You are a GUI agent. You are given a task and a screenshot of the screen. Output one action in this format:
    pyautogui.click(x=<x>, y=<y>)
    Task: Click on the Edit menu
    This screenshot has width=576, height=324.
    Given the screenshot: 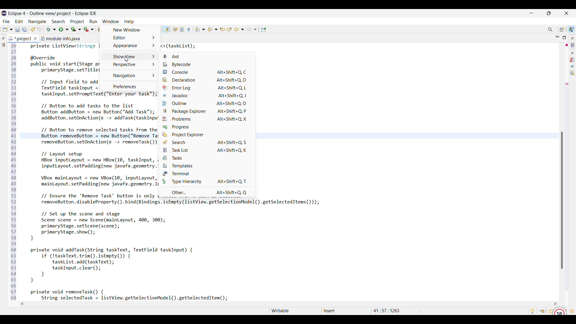 What is the action you would take?
    pyautogui.click(x=19, y=22)
    